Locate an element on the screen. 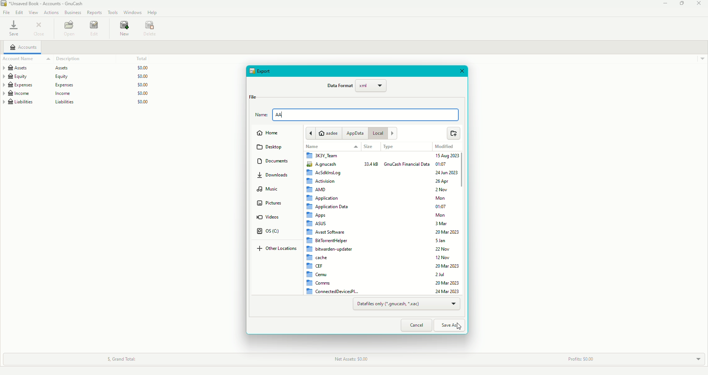 The width and height of the screenshot is (708, 375). Equity is located at coordinates (80, 75).